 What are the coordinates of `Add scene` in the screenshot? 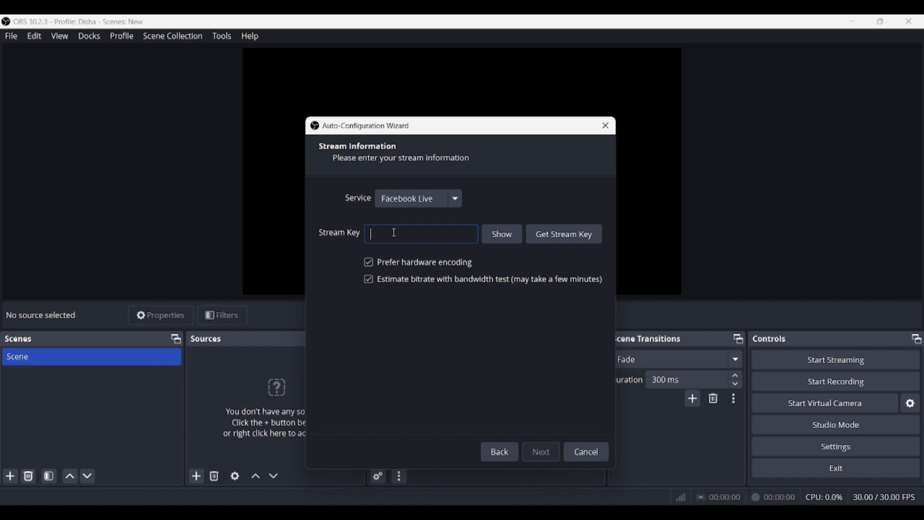 It's located at (11, 476).